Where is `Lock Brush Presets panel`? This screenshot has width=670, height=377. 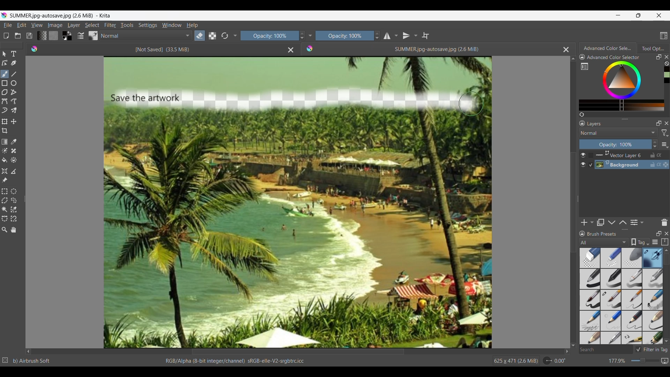 Lock Brush Presets panel is located at coordinates (582, 235).